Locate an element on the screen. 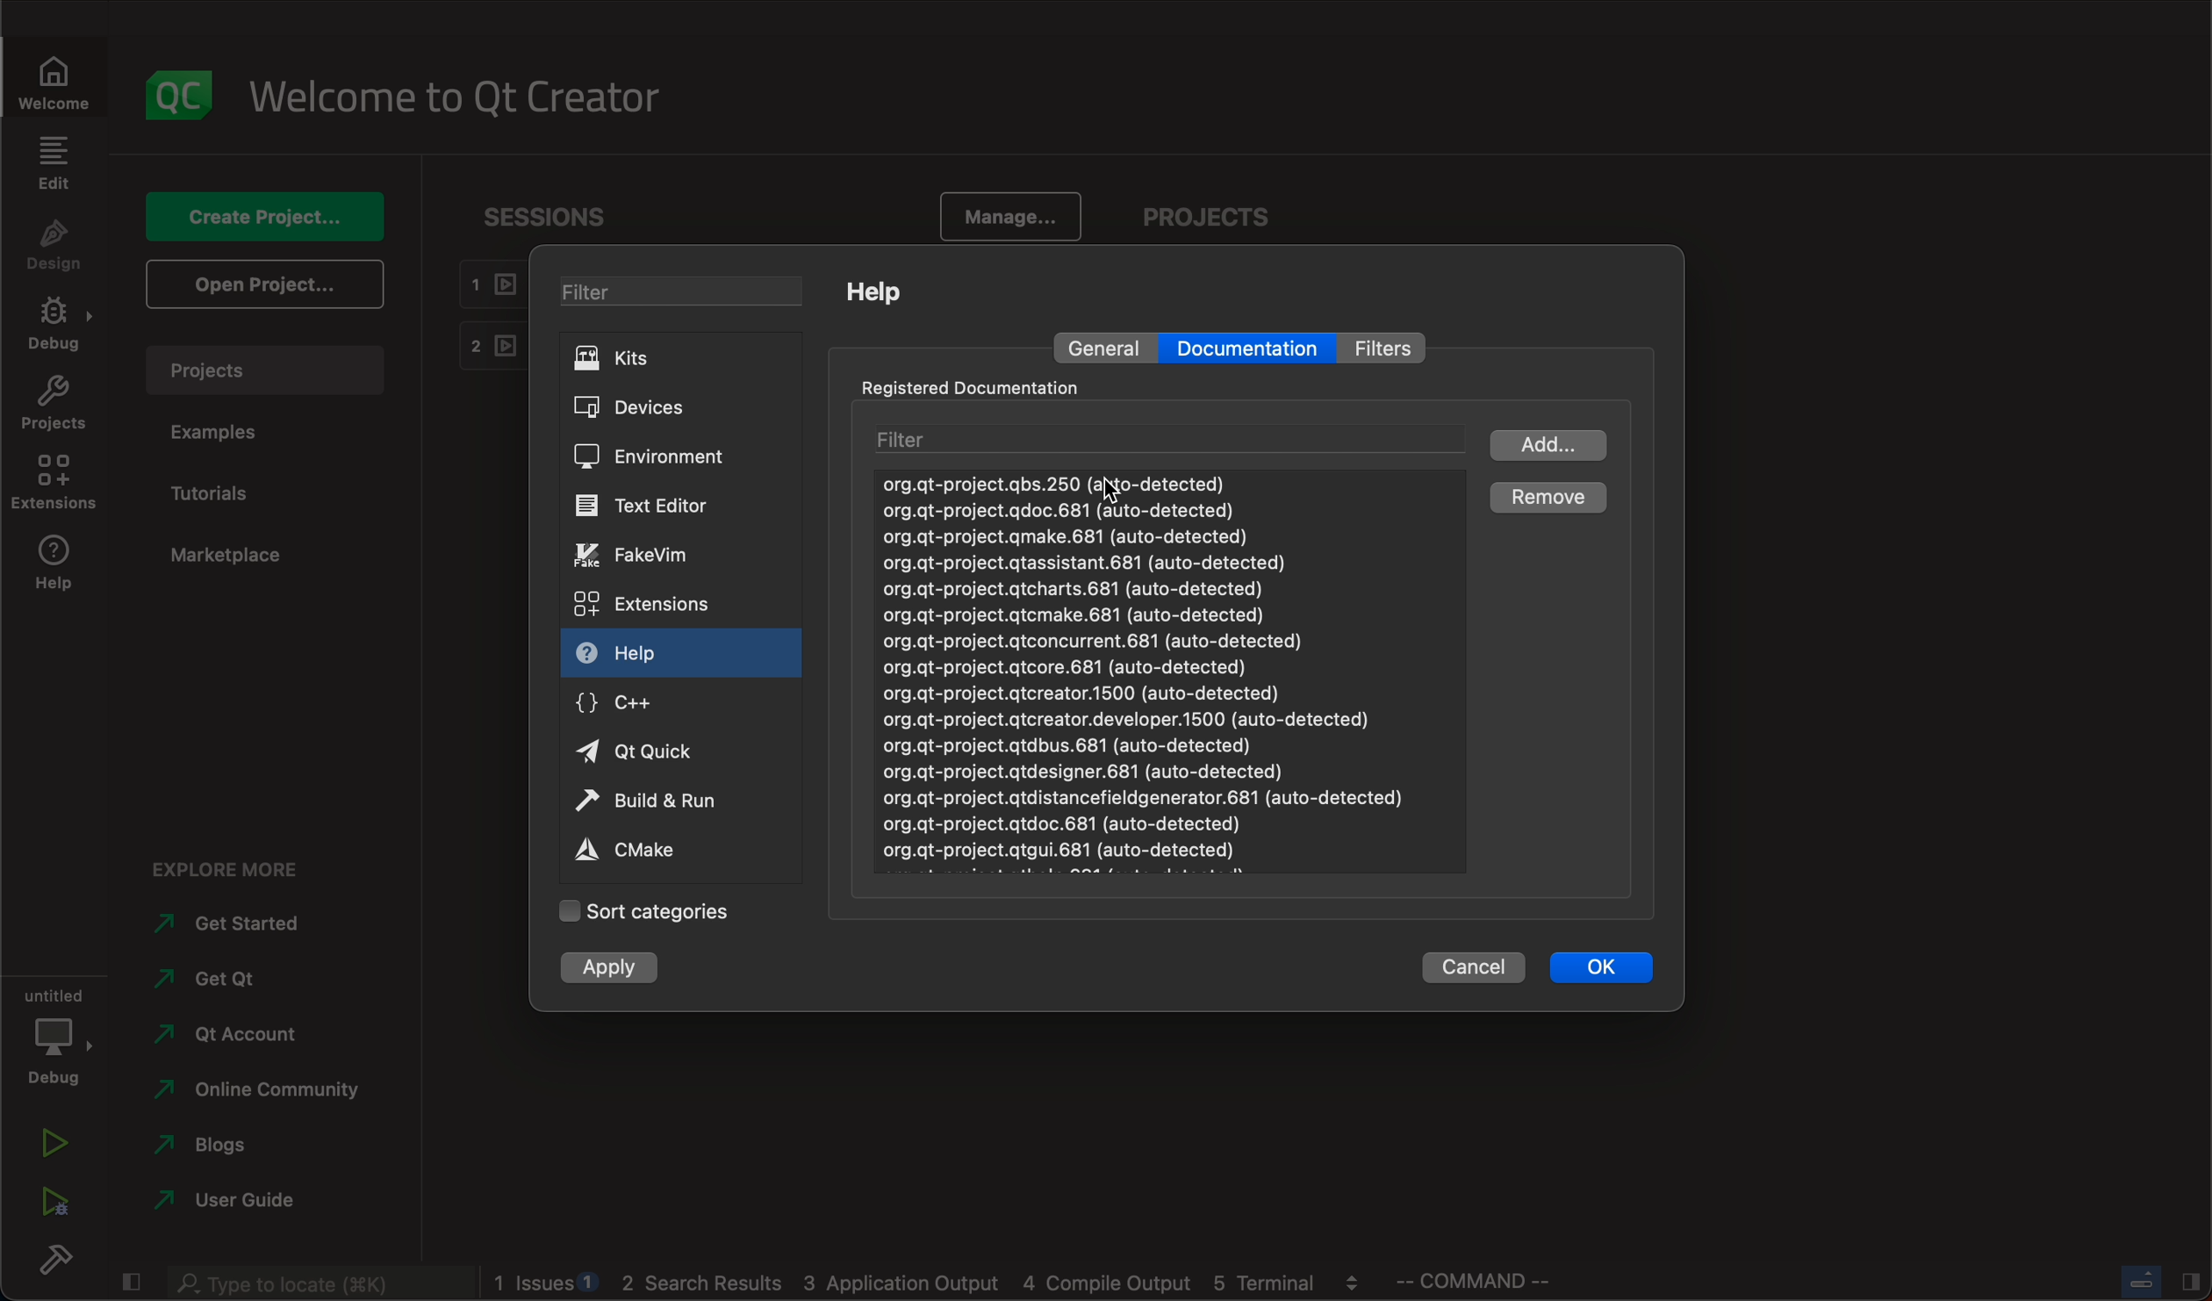  vim is located at coordinates (653, 553).